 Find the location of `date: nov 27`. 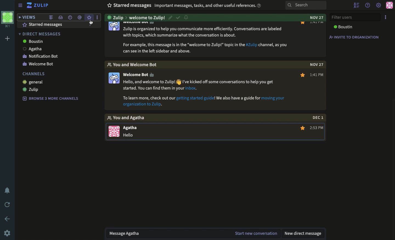

date: nov 27 is located at coordinates (314, 18).